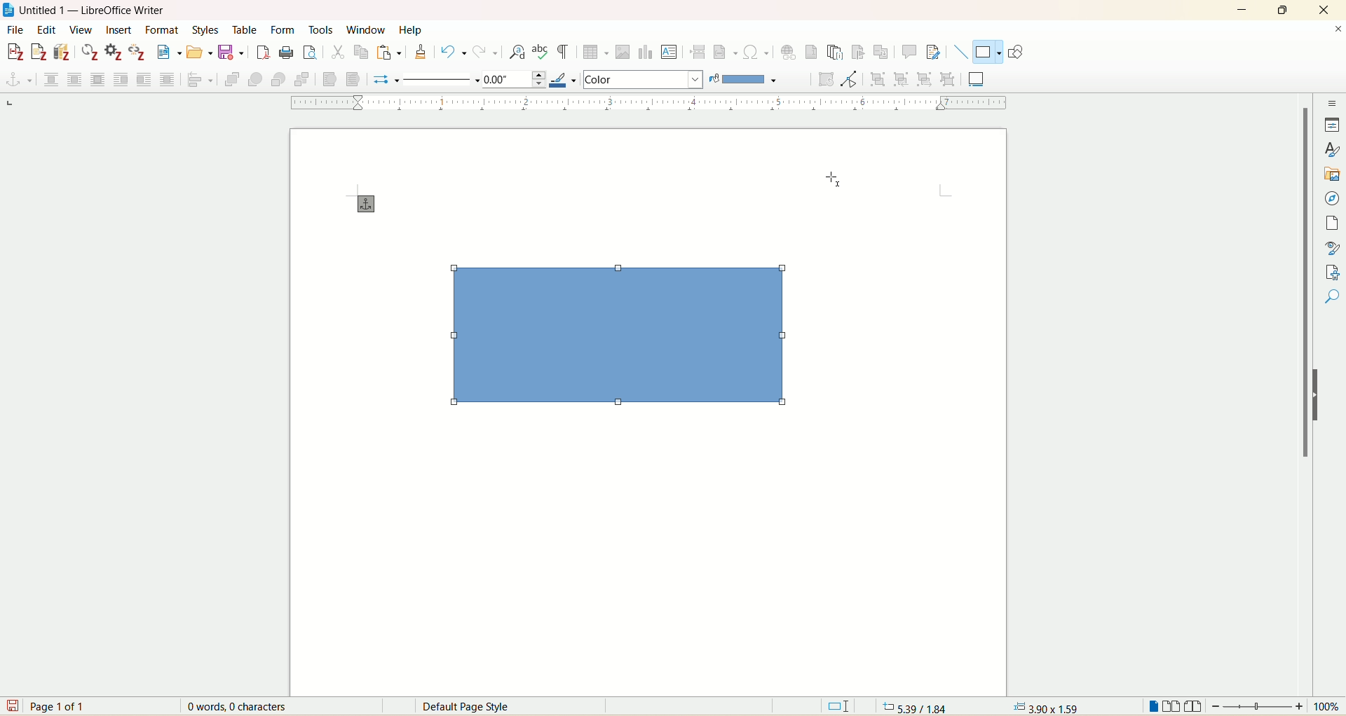 Image resolution: width=1346 pixels, height=716 pixels. Describe the element at coordinates (642, 103) in the screenshot. I see `ruler` at that location.